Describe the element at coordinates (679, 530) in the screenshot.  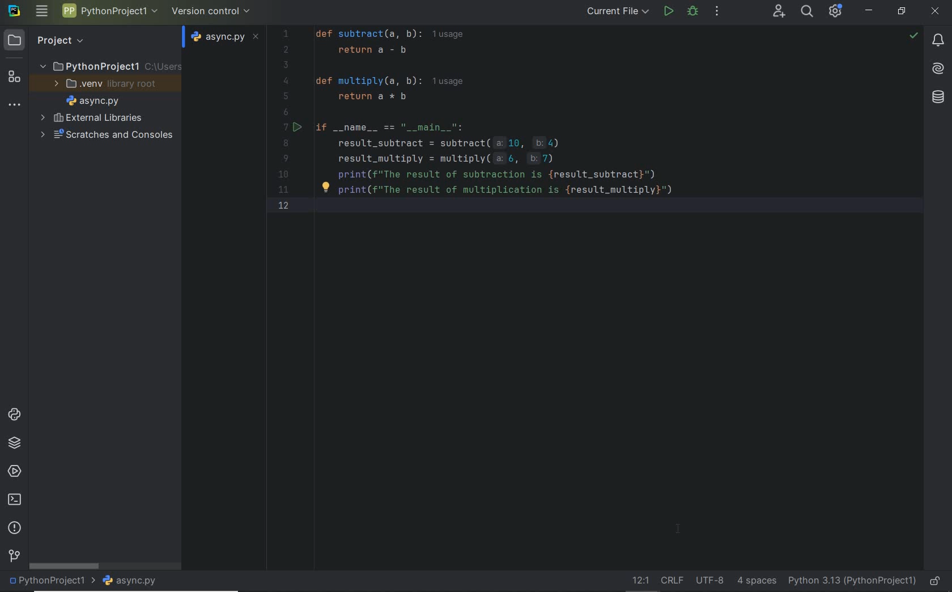
I see `Cursor Position AFTER_LAST_ACTION` at that location.